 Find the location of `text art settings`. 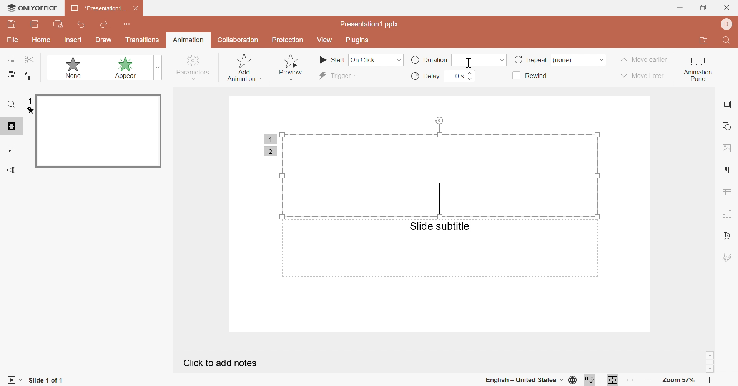

text art settings is located at coordinates (728, 237).